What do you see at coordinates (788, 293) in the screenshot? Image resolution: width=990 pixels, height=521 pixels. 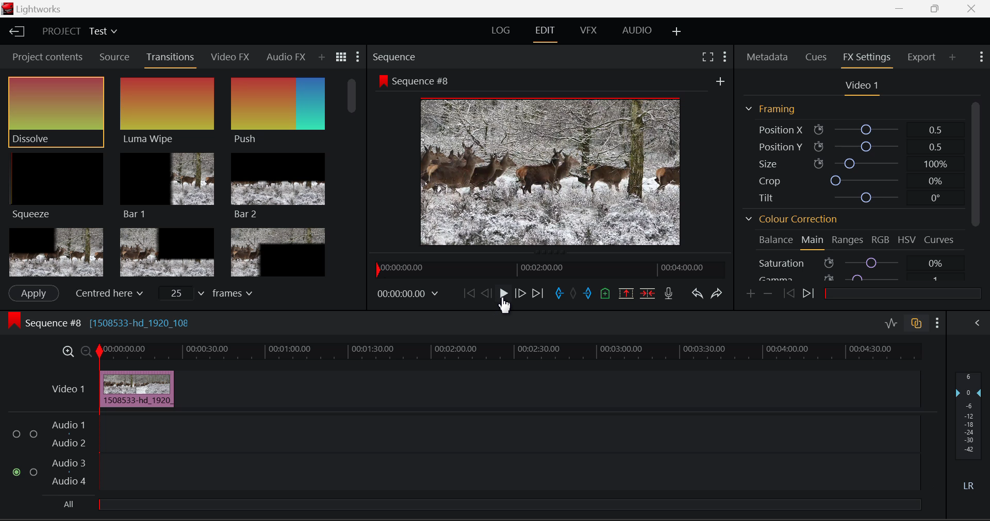 I see `Previous keyframe` at bounding box center [788, 293].